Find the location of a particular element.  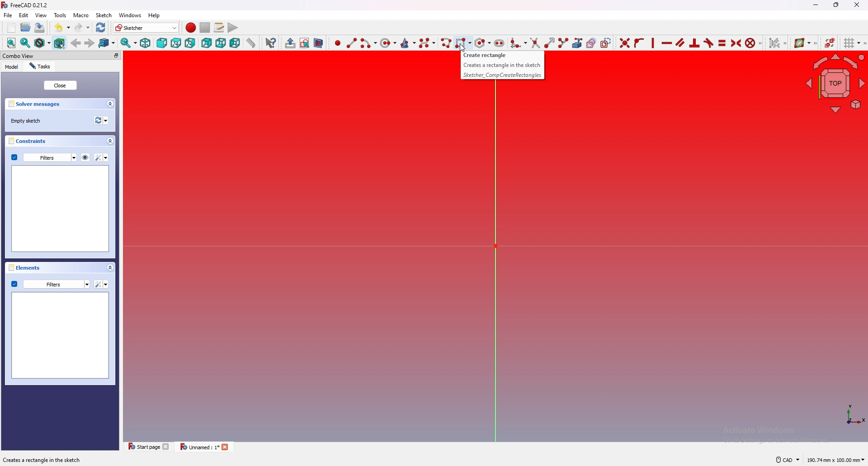

bounding box is located at coordinates (60, 43).